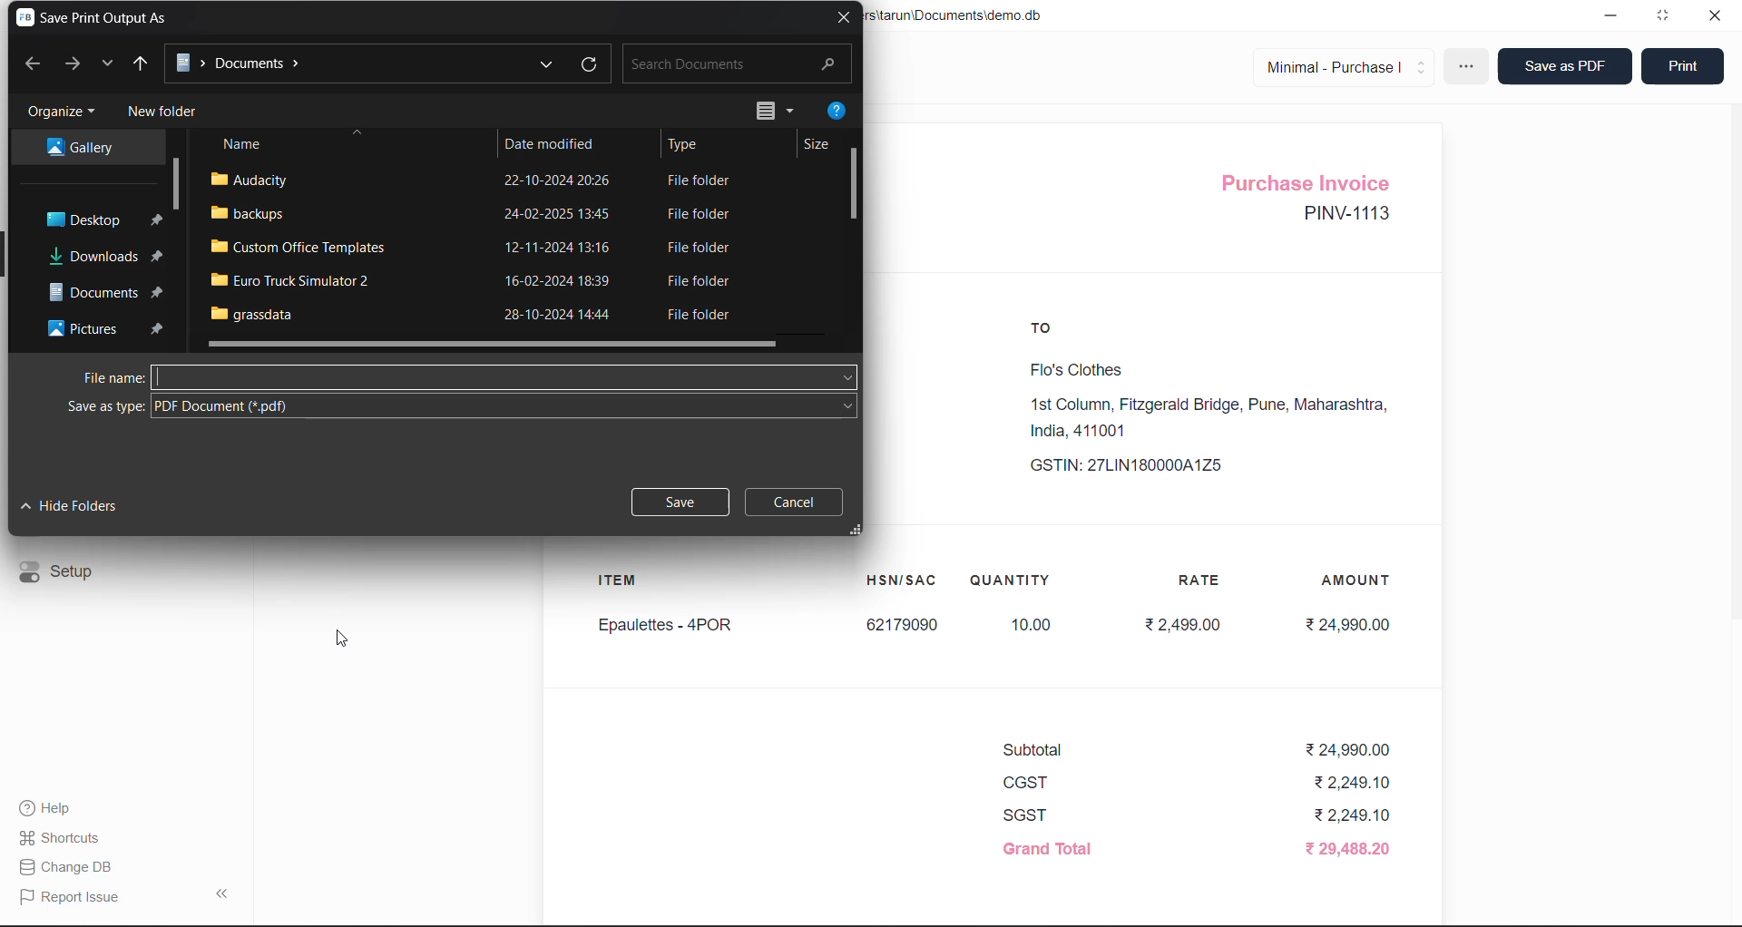  What do you see at coordinates (75, 895) in the screenshot?
I see `Report Issue` at bounding box center [75, 895].